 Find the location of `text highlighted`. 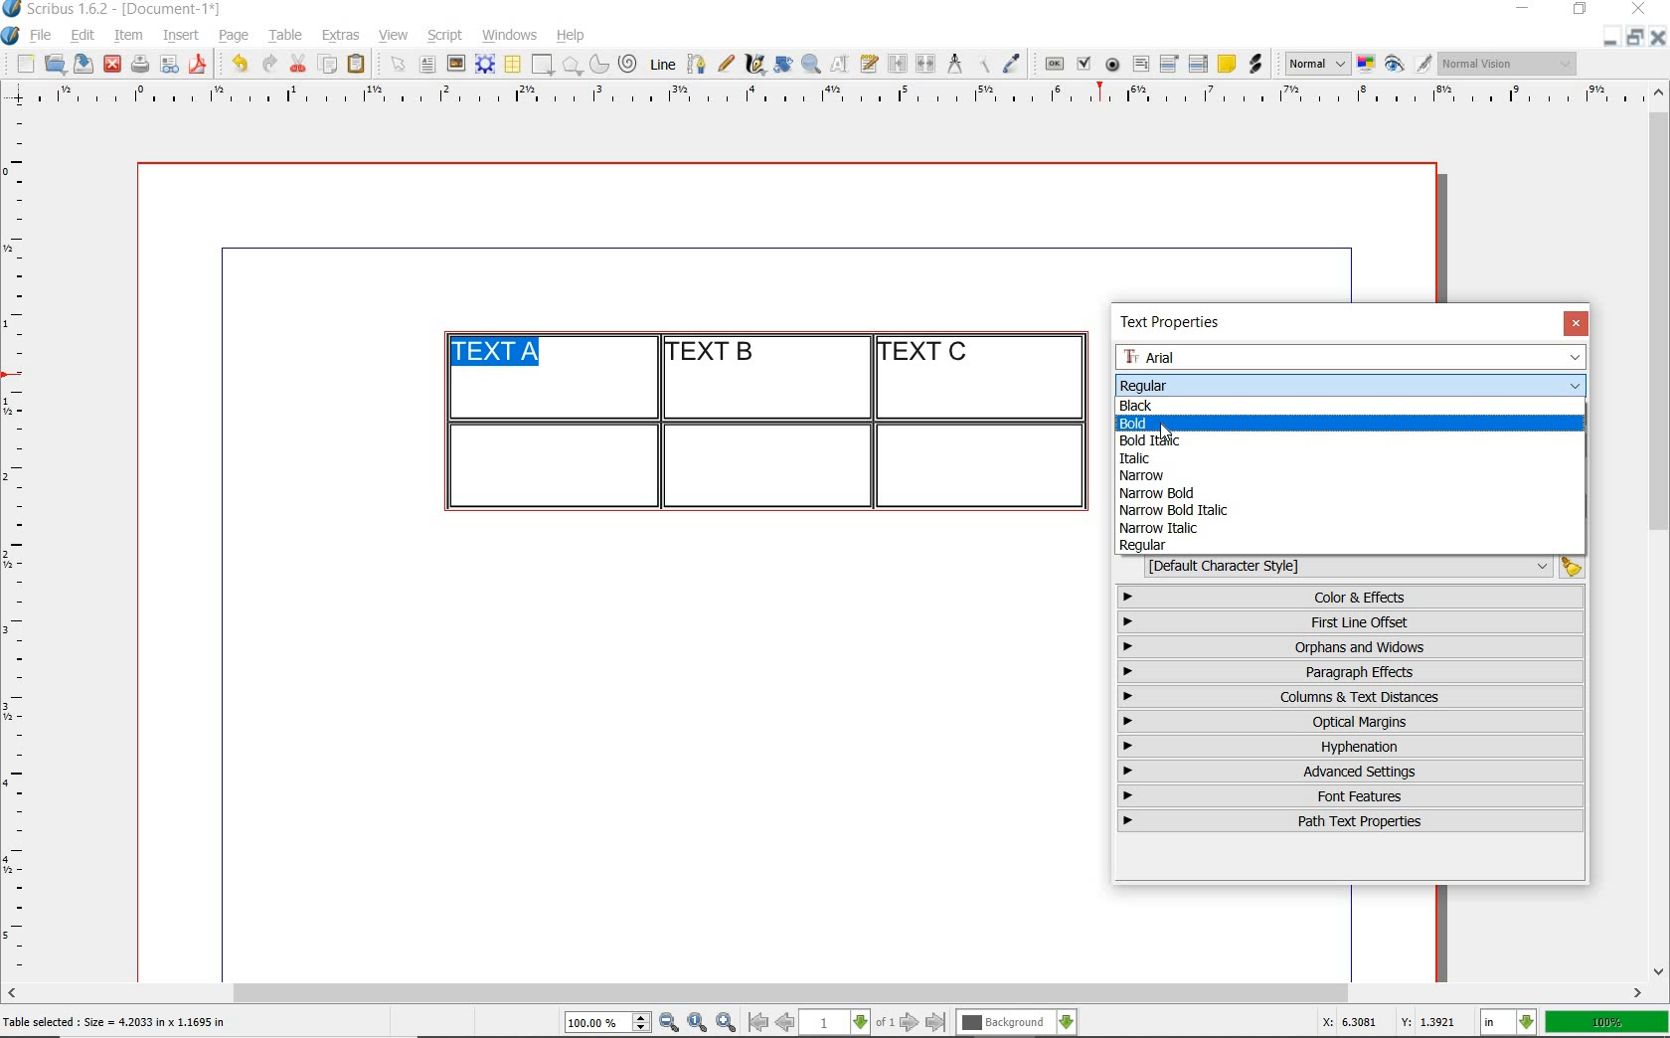

text highlighted is located at coordinates (496, 354).